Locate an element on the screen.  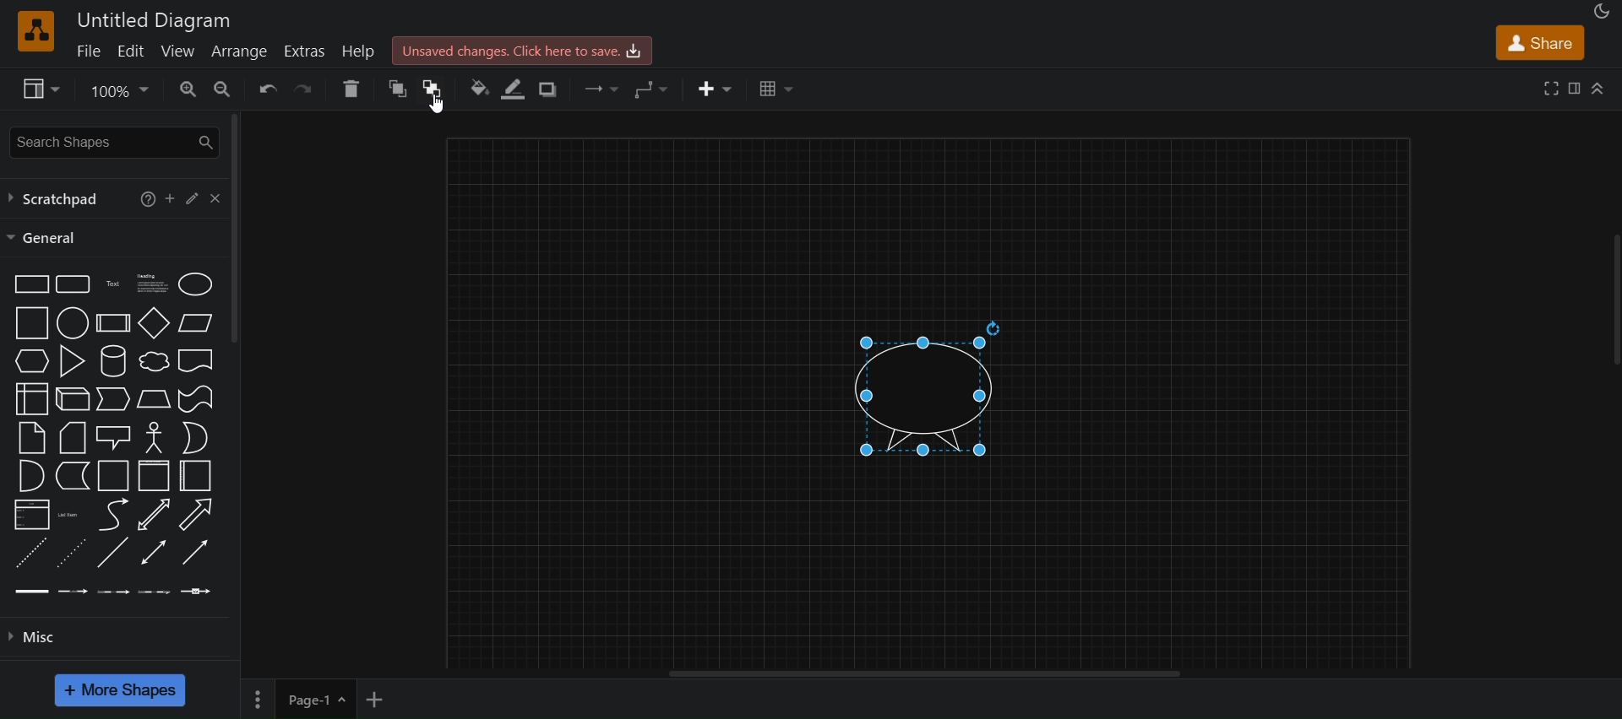
document is located at coordinates (198, 360).